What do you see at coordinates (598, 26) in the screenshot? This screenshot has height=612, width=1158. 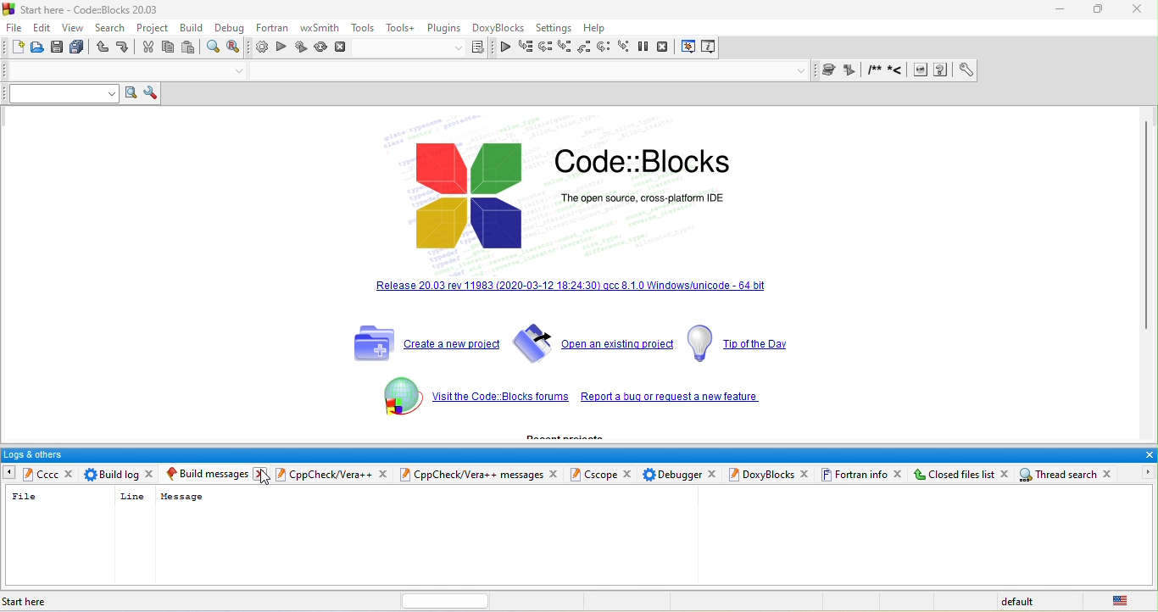 I see `help` at bounding box center [598, 26].